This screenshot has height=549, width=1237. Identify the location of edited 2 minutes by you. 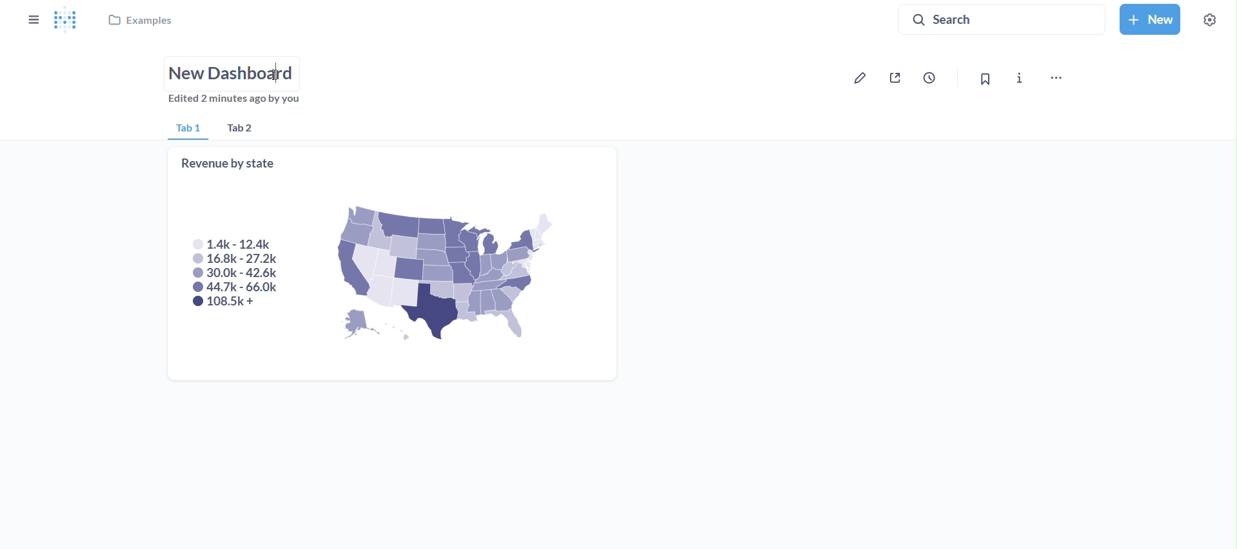
(237, 99).